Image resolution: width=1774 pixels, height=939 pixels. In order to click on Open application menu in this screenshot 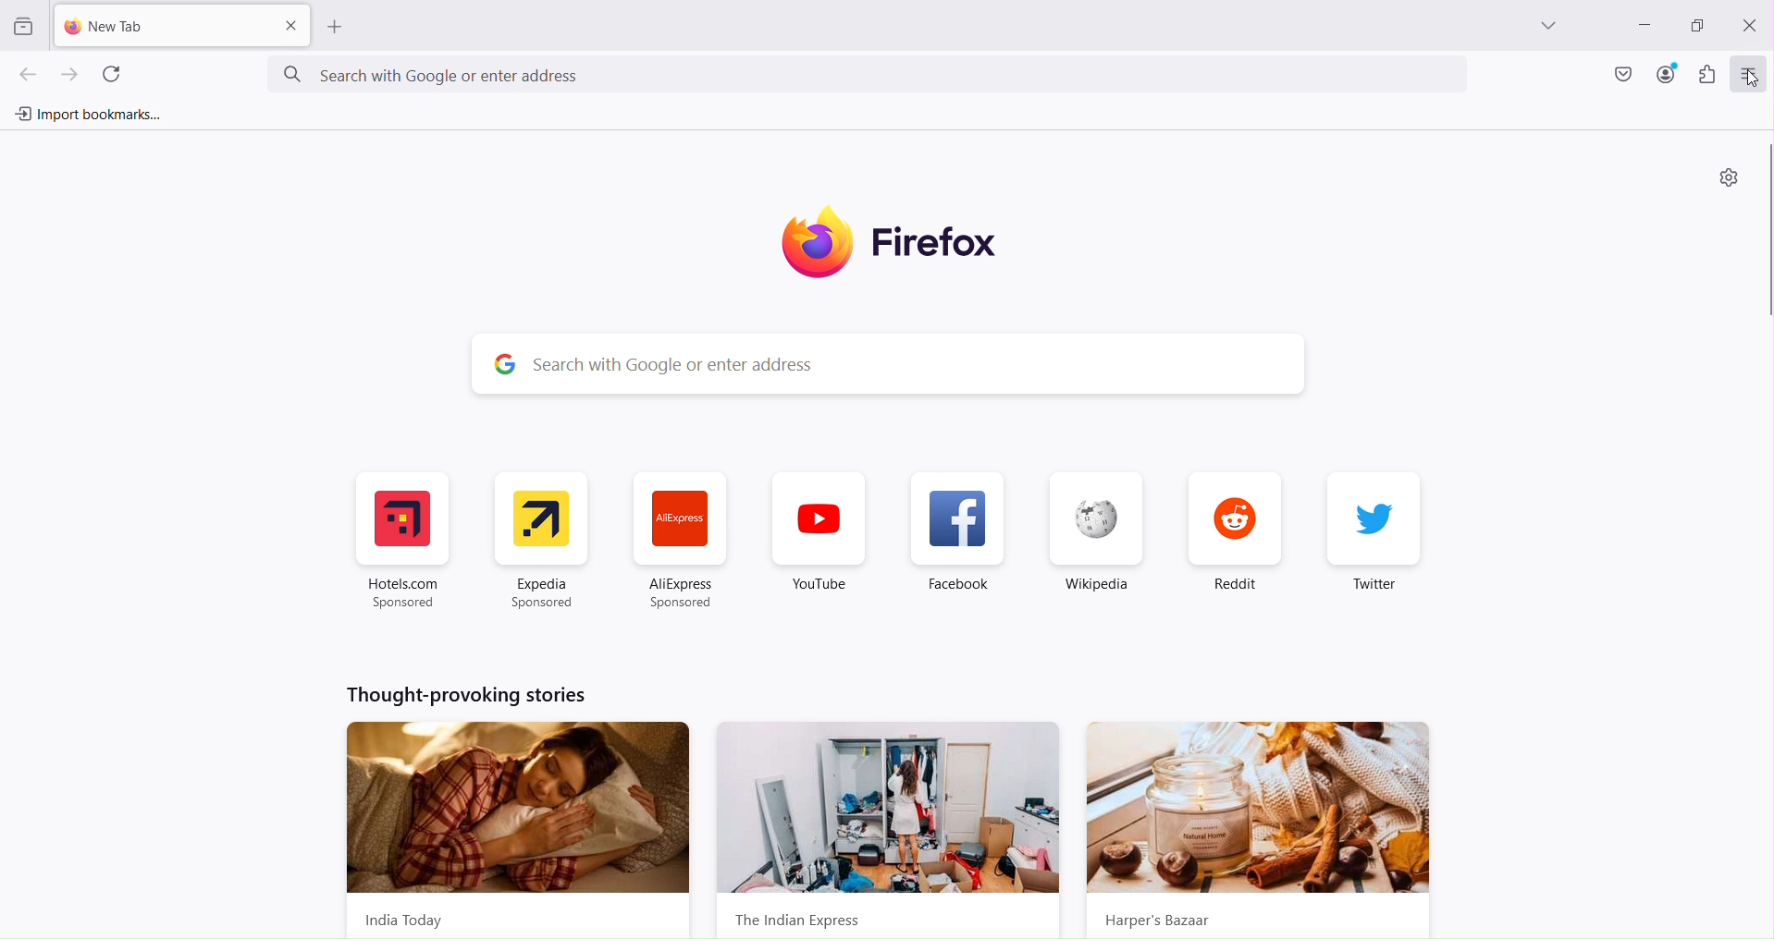, I will do `click(1750, 74)`.